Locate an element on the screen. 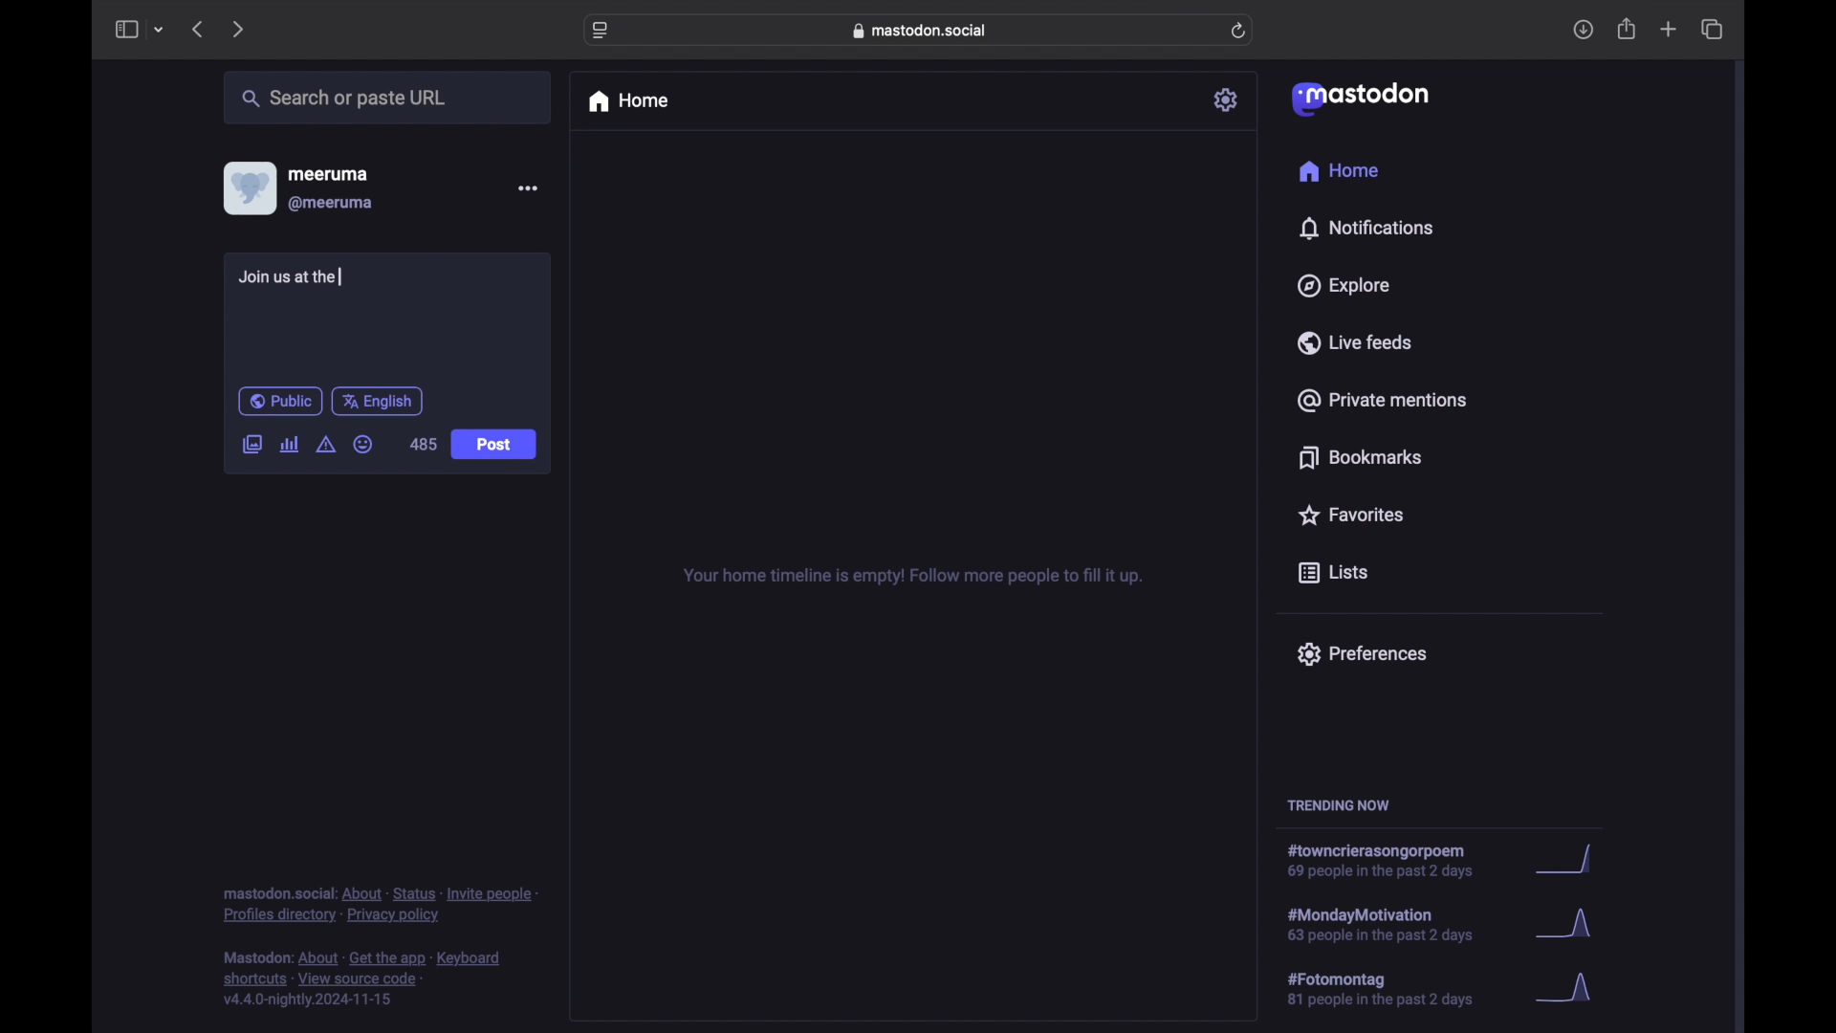 Image resolution: width=1836 pixels, height=1033 pixels. private mentions is located at coordinates (1383, 400).